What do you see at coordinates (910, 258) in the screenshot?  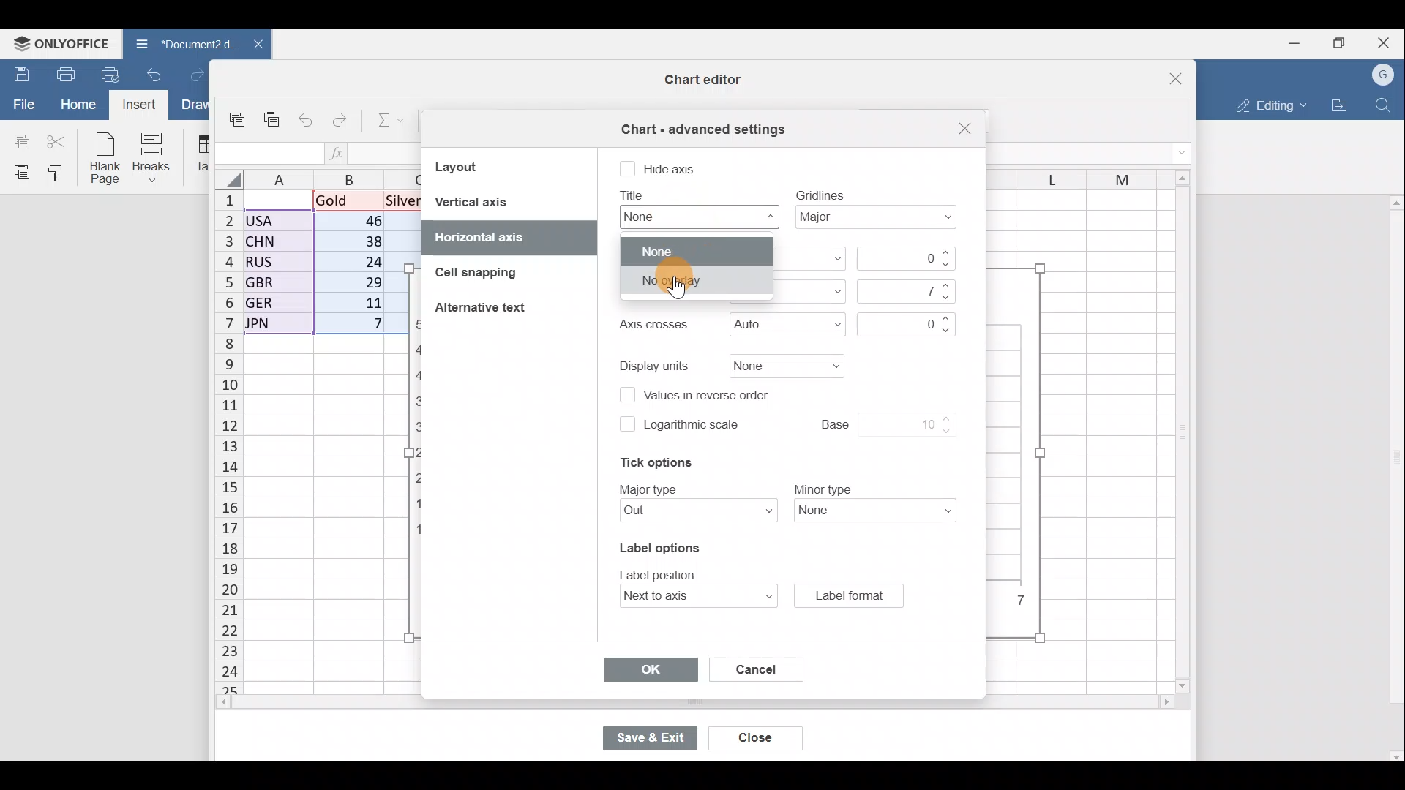 I see `Minimum value` at bounding box center [910, 258].